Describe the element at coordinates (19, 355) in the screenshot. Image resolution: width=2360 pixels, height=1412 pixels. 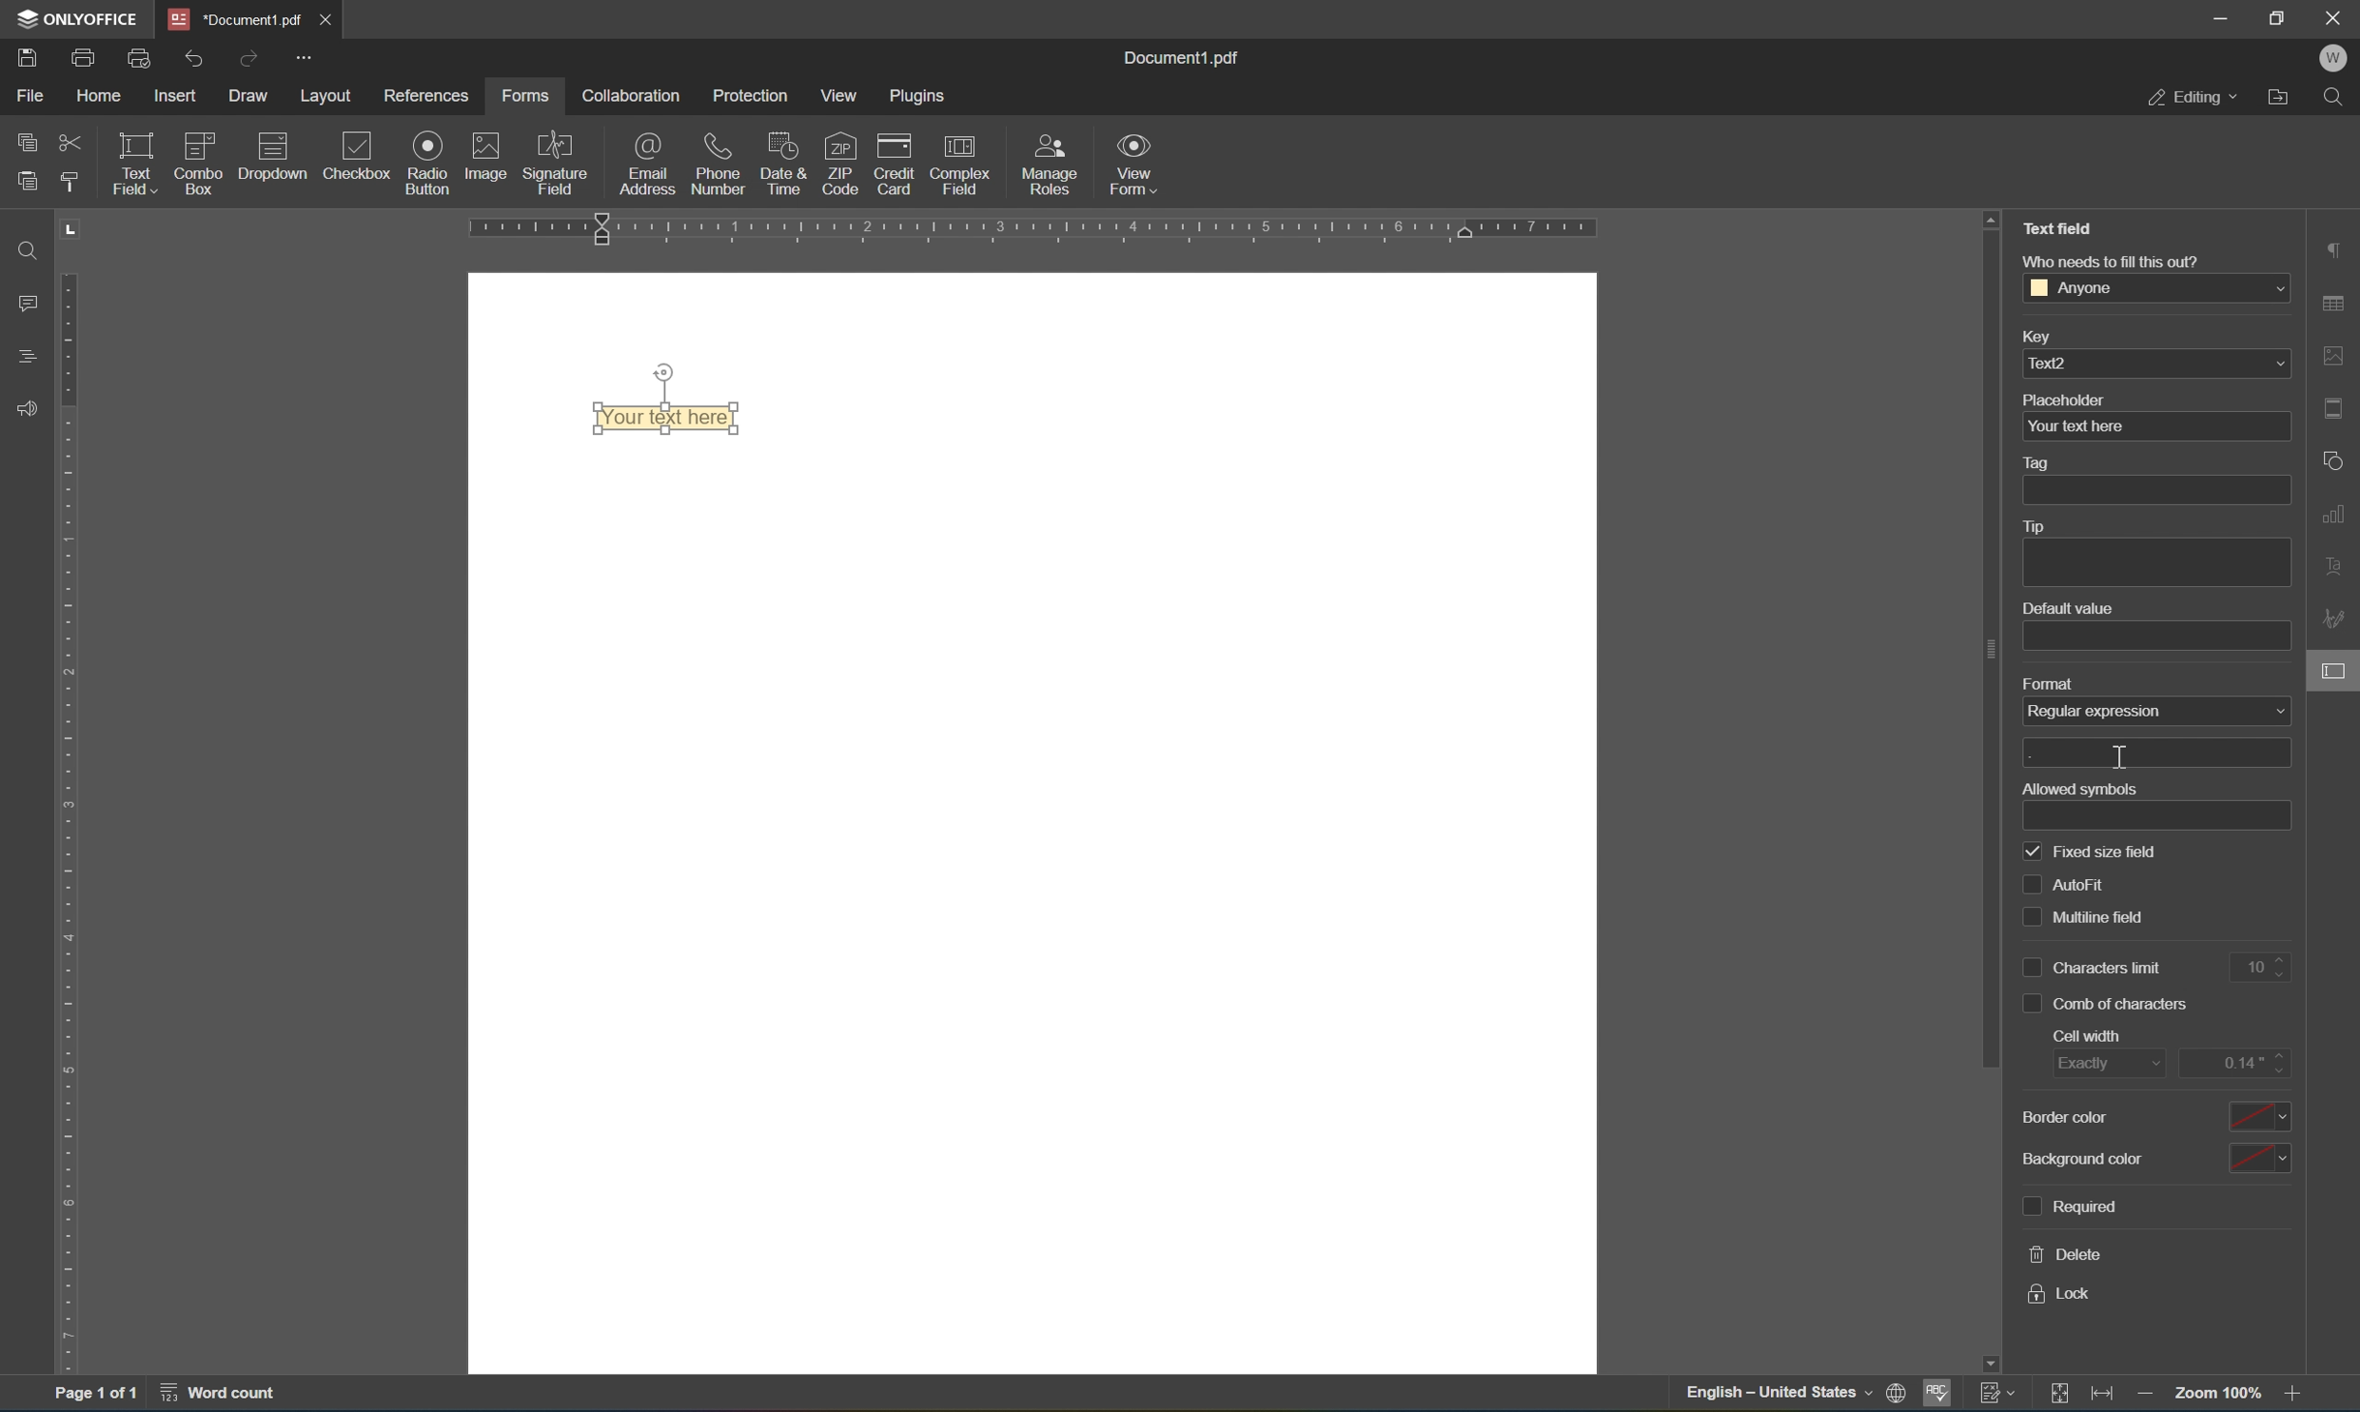
I see `headings` at that location.